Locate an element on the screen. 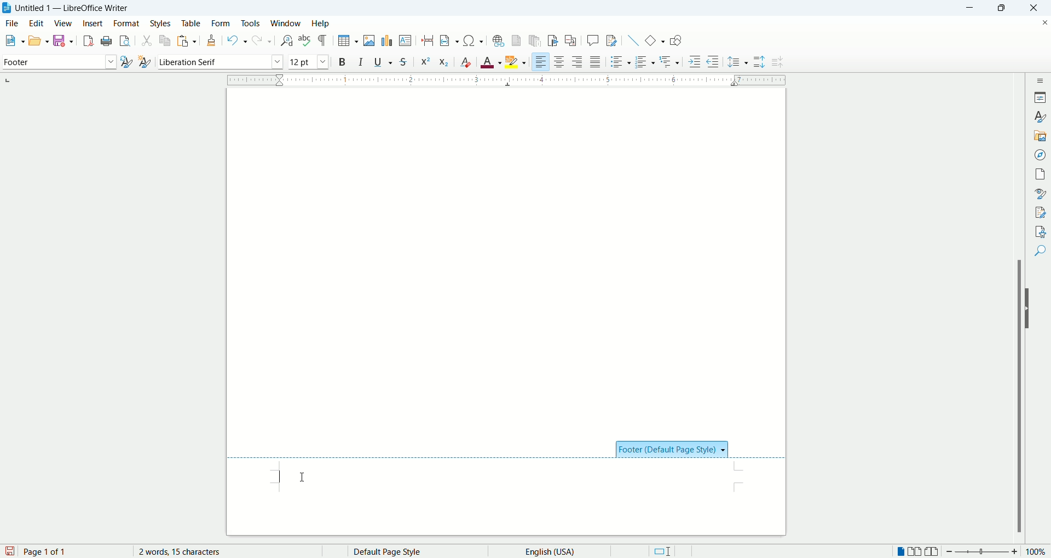 The image size is (1051, 558). align center is located at coordinates (562, 62).